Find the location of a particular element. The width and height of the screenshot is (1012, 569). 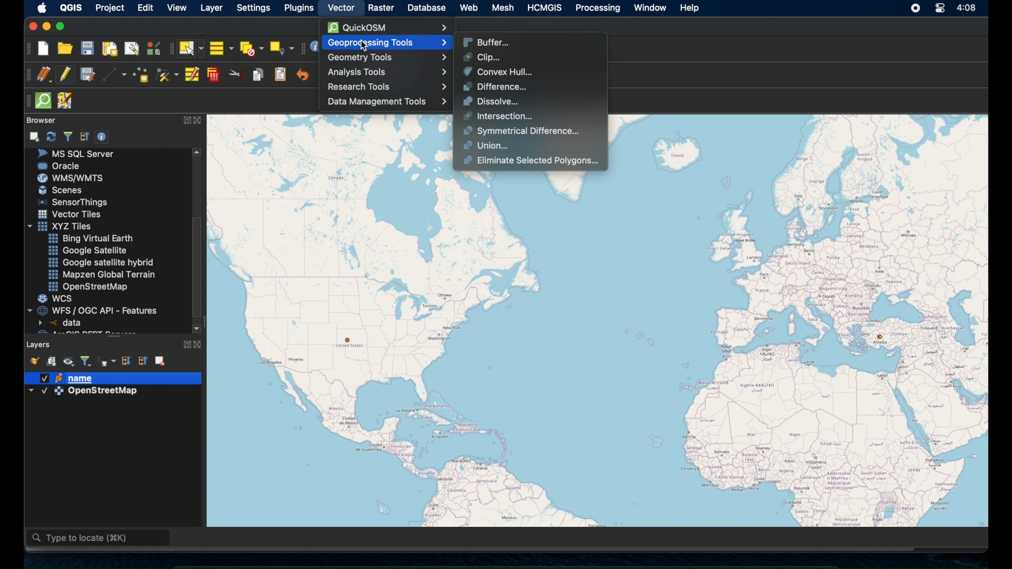

modify attributes is located at coordinates (191, 75).